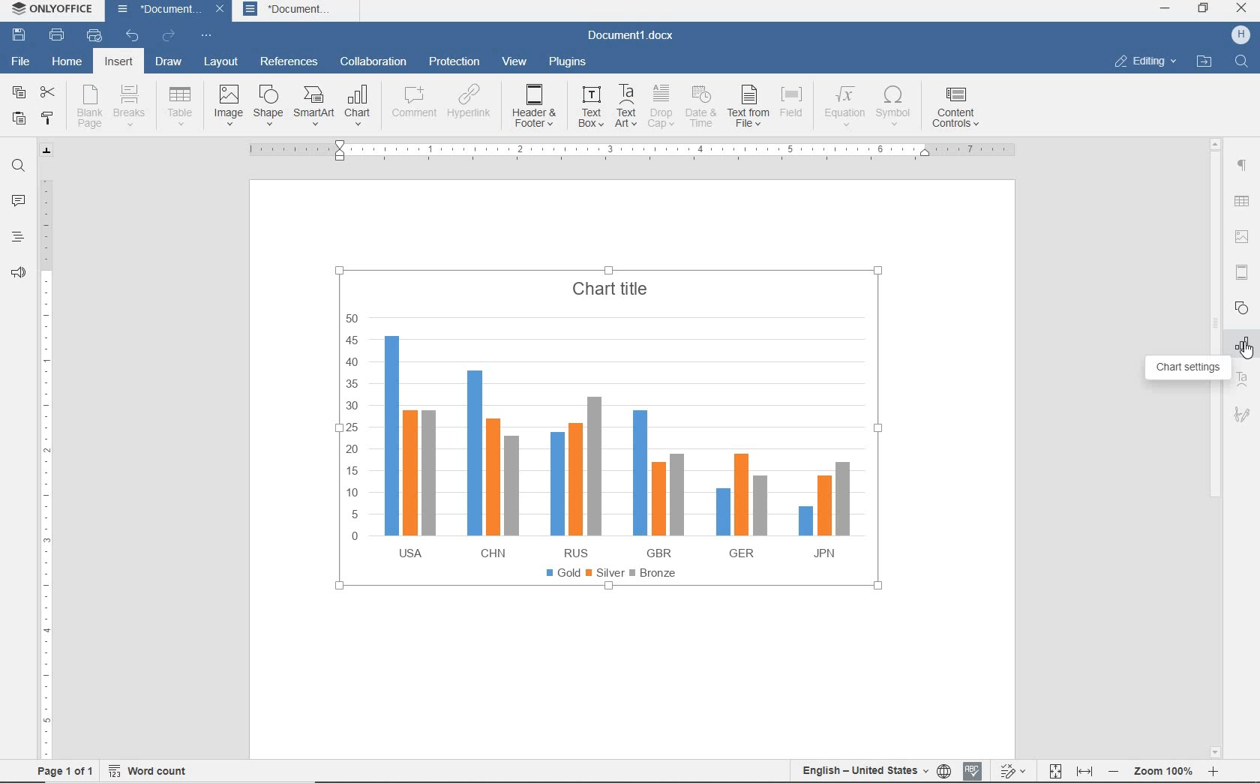  What do you see at coordinates (1243, 202) in the screenshot?
I see `table` at bounding box center [1243, 202].